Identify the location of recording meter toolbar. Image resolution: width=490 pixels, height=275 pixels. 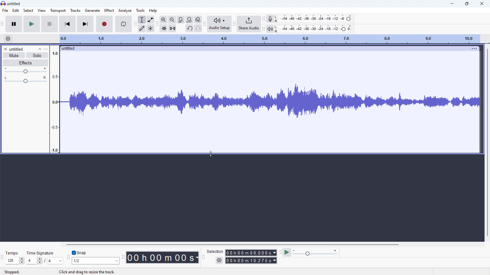
(264, 19).